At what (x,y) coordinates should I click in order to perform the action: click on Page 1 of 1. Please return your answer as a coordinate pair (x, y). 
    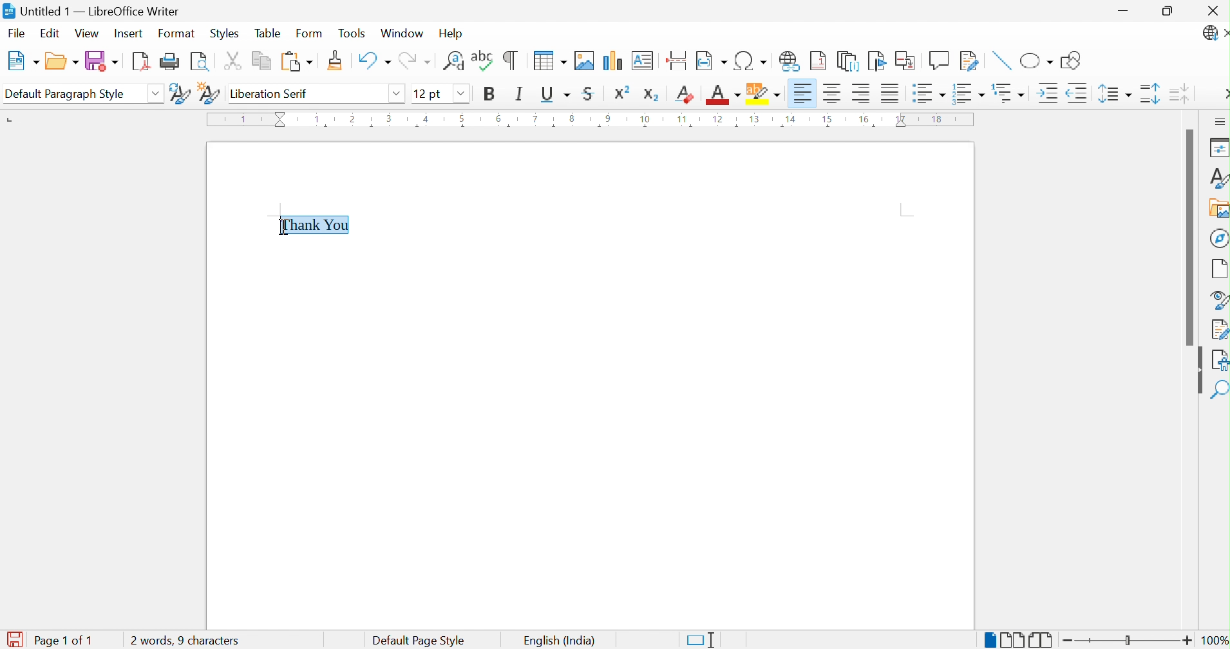
    Looking at the image, I should click on (66, 641).